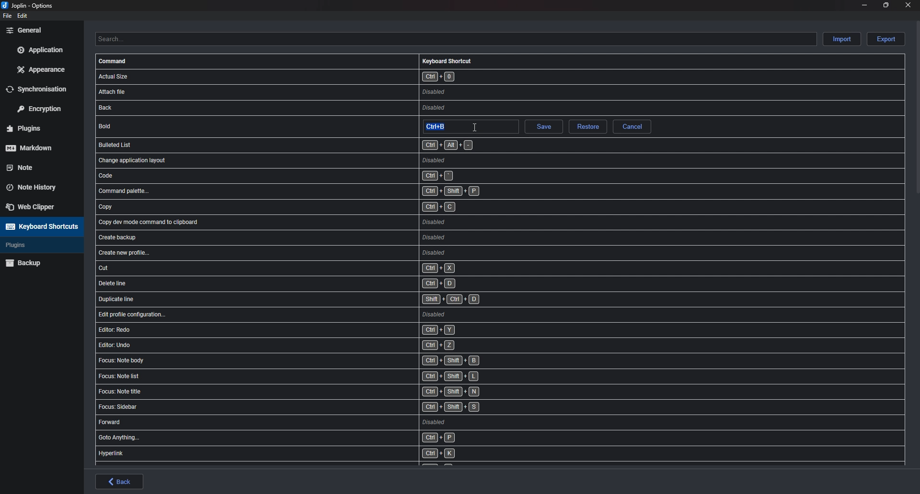  Describe the element at coordinates (317, 345) in the screenshot. I see `shortcut` at that location.